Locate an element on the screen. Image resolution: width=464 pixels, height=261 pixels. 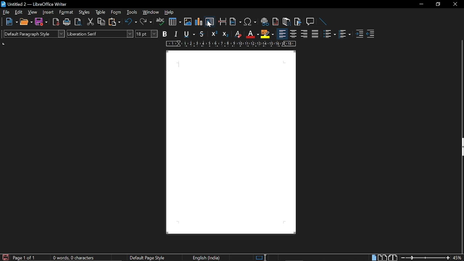
paragraph style is located at coordinates (34, 33).